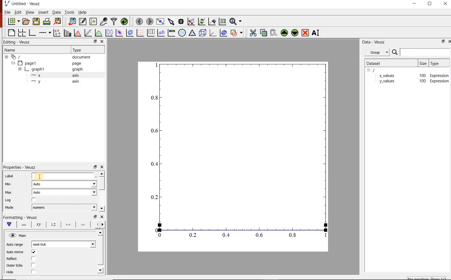 This screenshot has height=280, width=451. I want to click on edit and center new datasets, so click(83, 22).